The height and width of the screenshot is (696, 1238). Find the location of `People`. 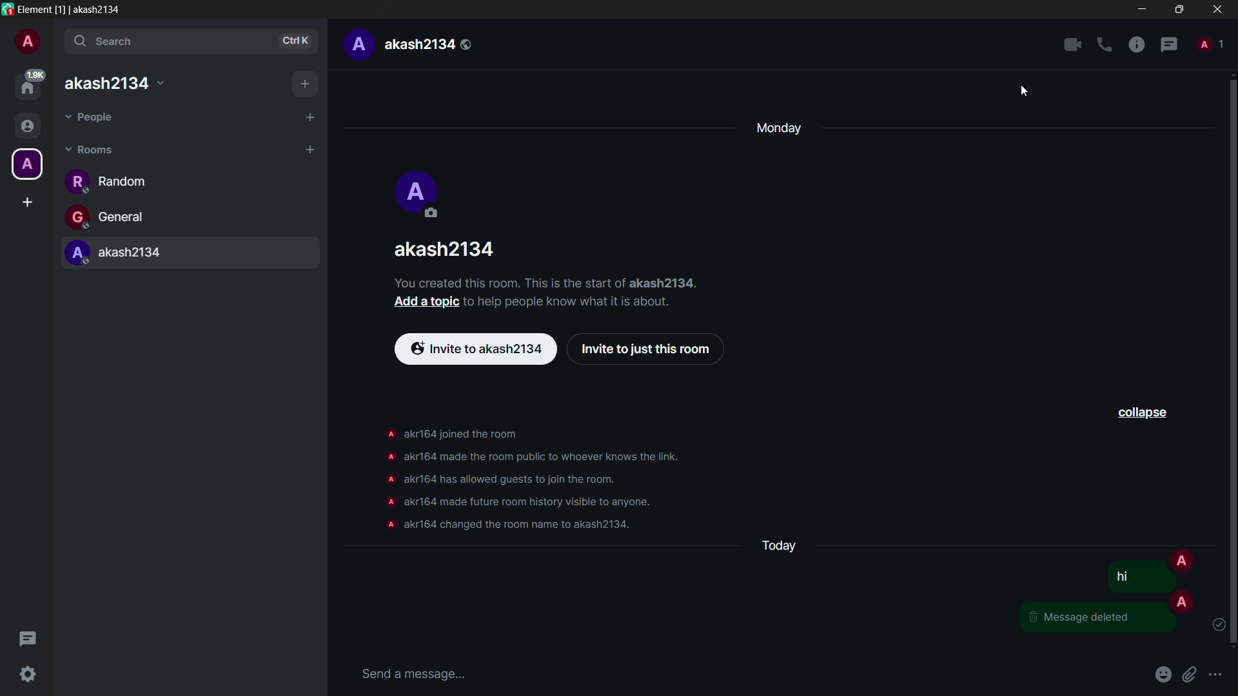

People is located at coordinates (121, 117).